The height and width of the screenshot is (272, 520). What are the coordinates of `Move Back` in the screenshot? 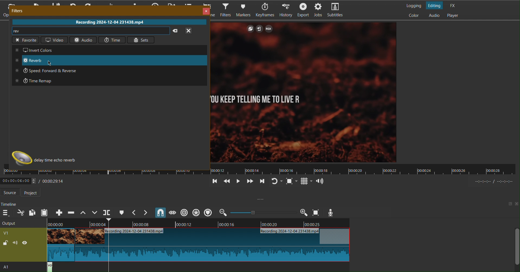 It's located at (226, 182).